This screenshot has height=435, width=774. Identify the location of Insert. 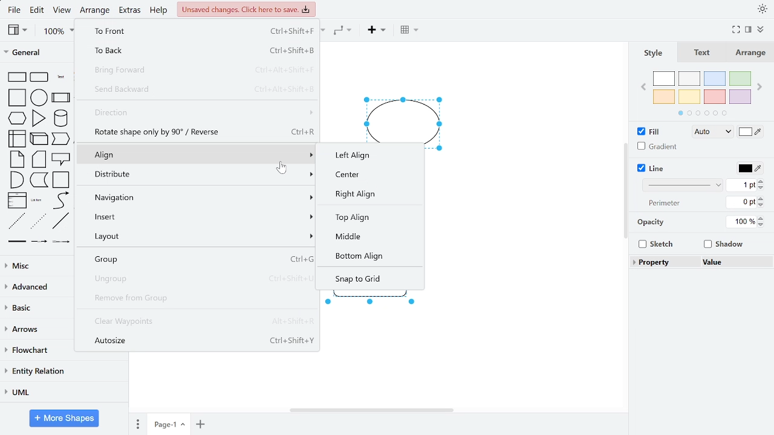
(196, 215).